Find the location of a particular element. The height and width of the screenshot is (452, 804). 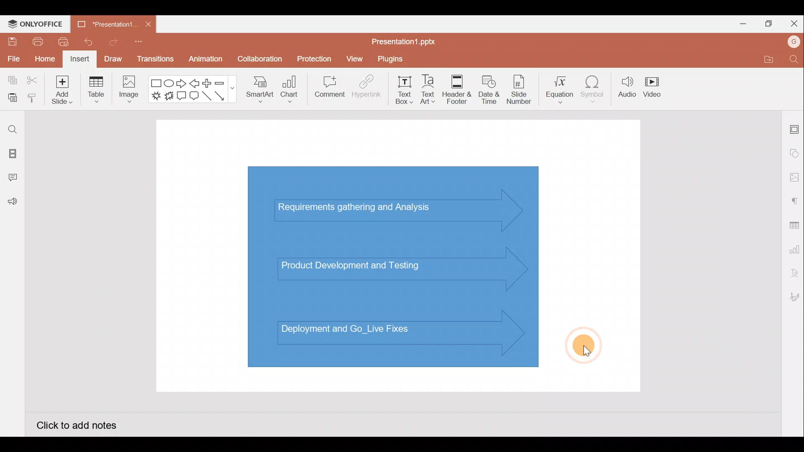

Copy style is located at coordinates (33, 99).